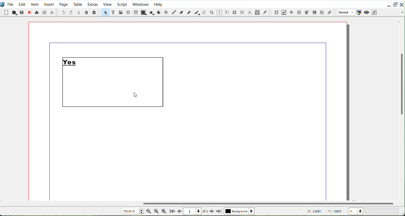 Image resolution: width=405 pixels, height=216 pixels. I want to click on Go to last page, so click(219, 211).